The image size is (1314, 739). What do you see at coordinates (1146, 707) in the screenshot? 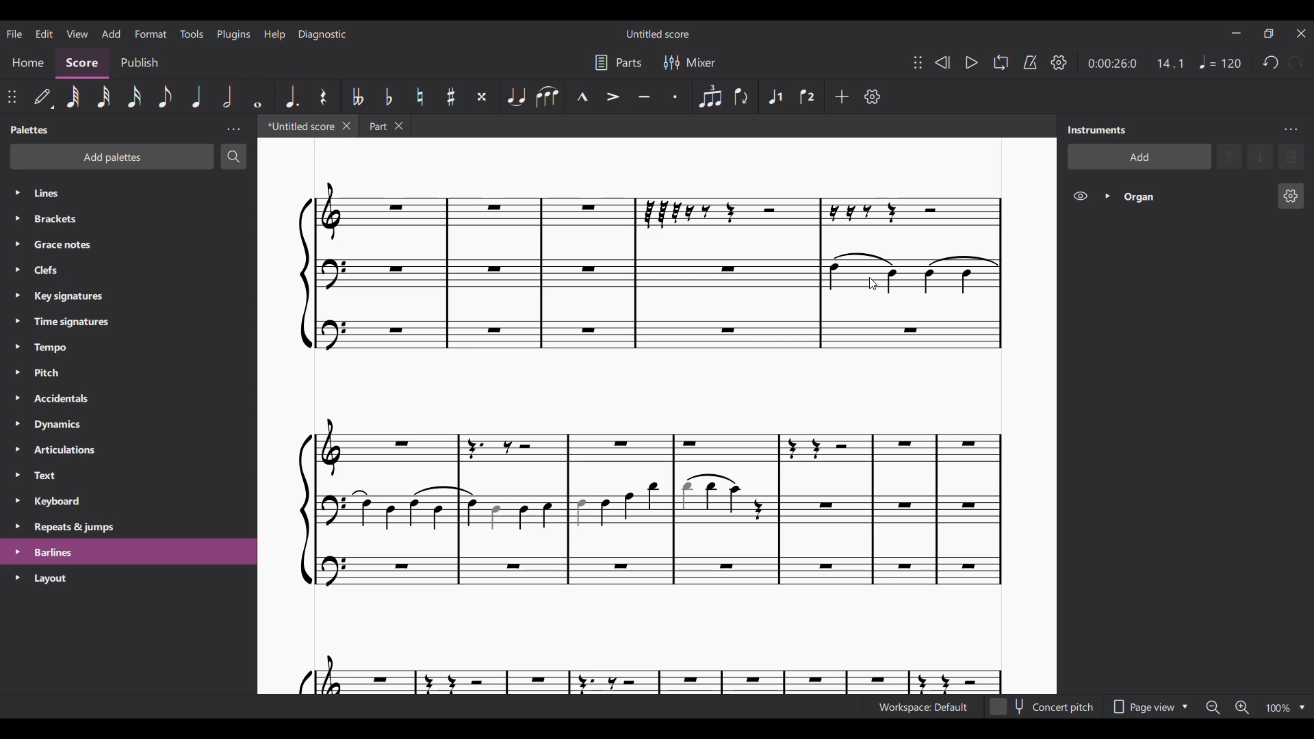
I see `Page view options` at bounding box center [1146, 707].